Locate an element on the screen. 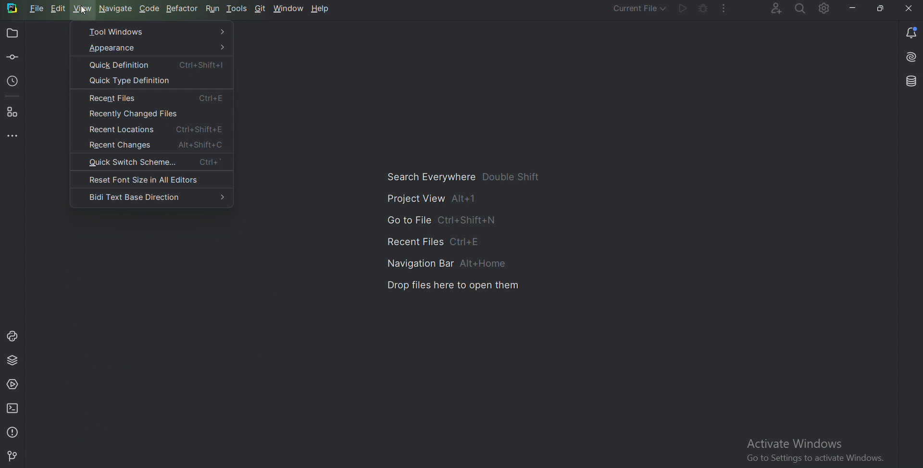 The width and height of the screenshot is (923, 468). Pycharm is located at coordinates (12, 8).